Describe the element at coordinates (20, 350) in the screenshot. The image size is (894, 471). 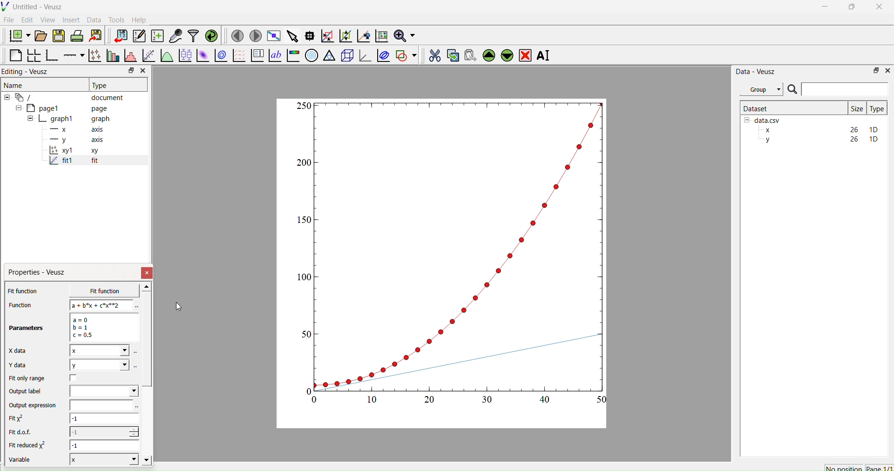
I see `X data` at that location.